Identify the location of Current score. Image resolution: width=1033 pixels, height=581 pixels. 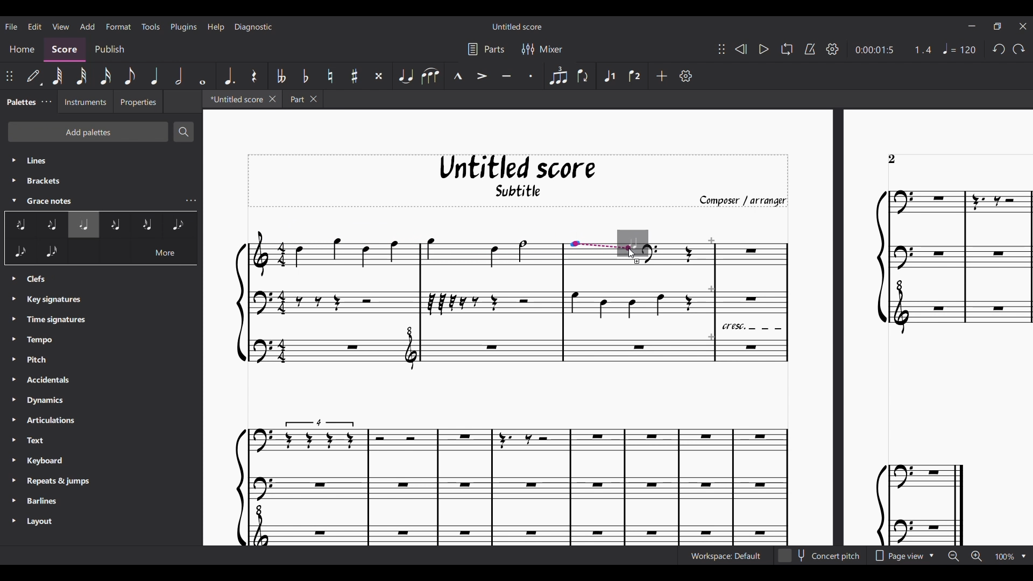
(518, 406).